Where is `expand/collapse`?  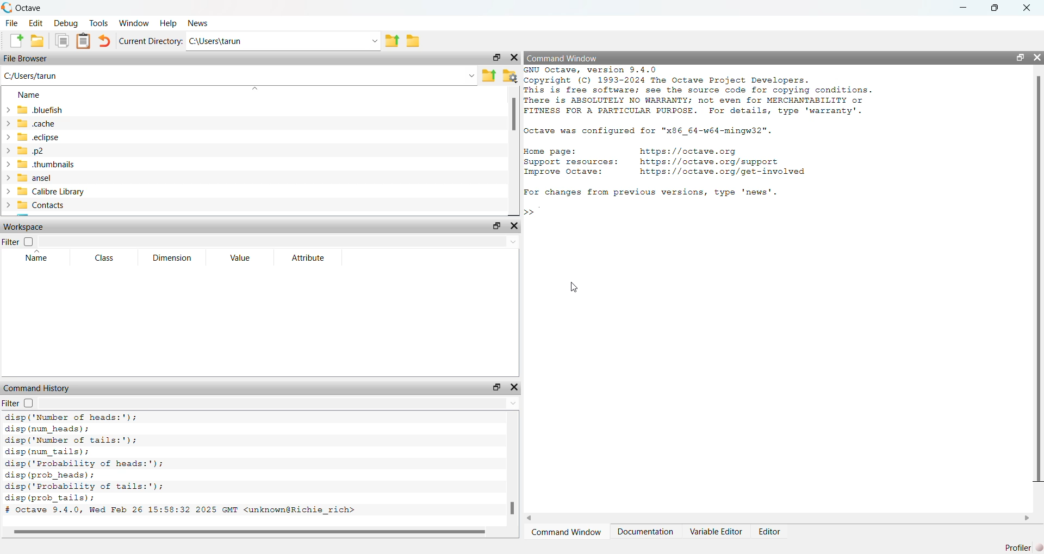 expand/collapse is located at coordinates (7, 157).